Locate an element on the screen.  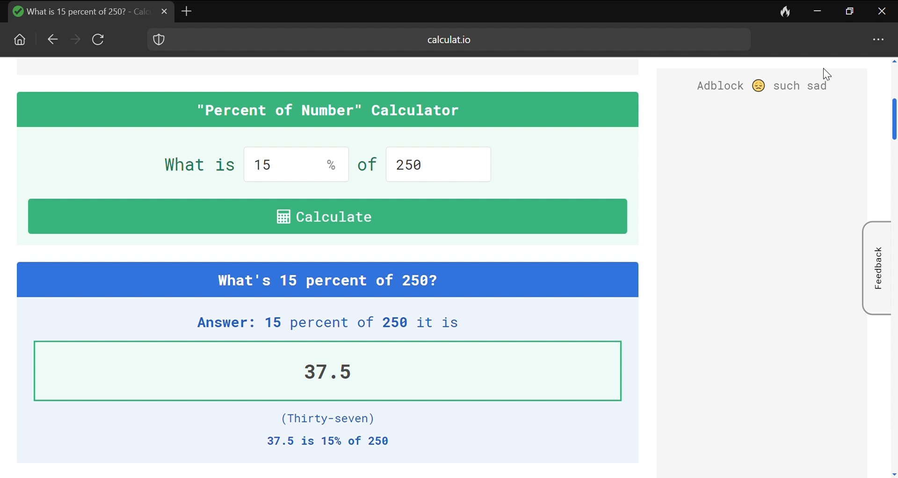
maximize is located at coordinates (851, 12).